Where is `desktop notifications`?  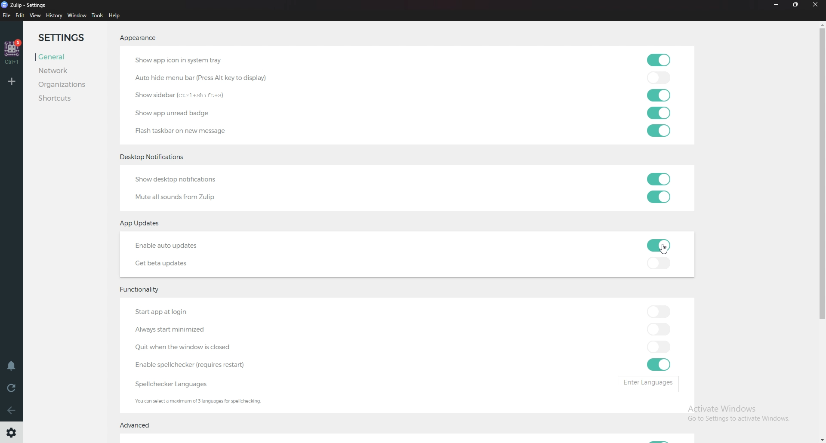
desktop notifications is located at coordinates (158, 156).